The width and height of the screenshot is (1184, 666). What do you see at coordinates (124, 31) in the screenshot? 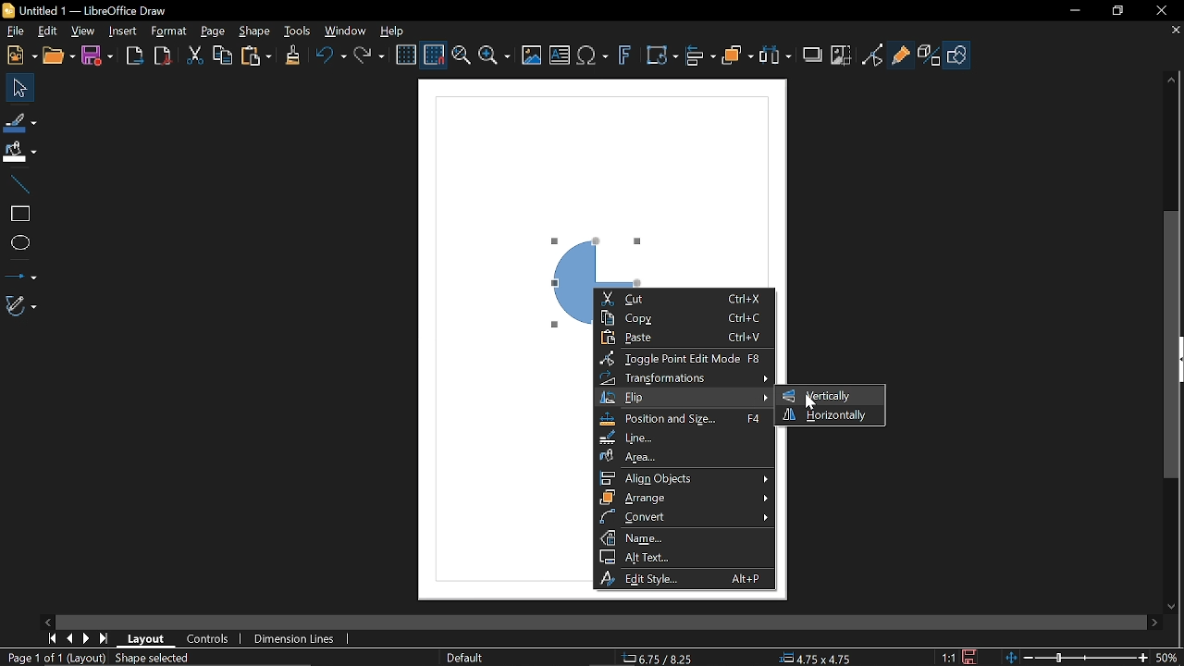
I see `Insert` at bounding box center [124, 31].